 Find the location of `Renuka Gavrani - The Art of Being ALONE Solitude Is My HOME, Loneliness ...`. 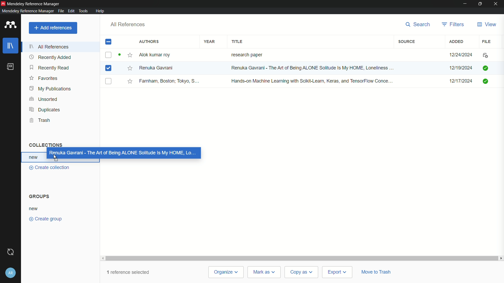

Renuka Gavrani - The Art of Being ALONE Solitude Is My HOME, Loneliness ... is located at coordinates (316, 68).